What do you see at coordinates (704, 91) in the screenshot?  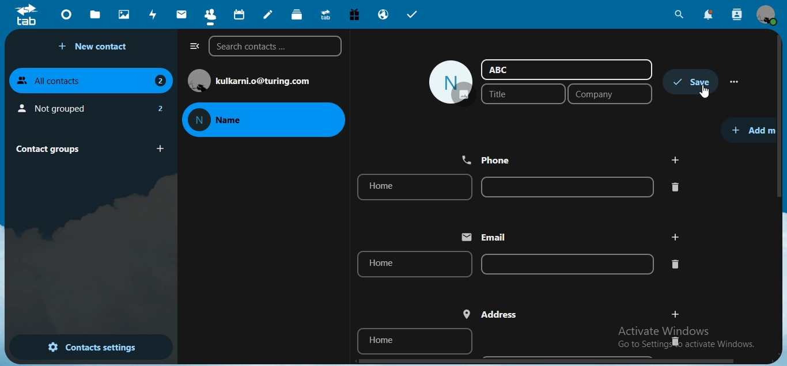 I see `cursor` at bounding box center [704, 91].